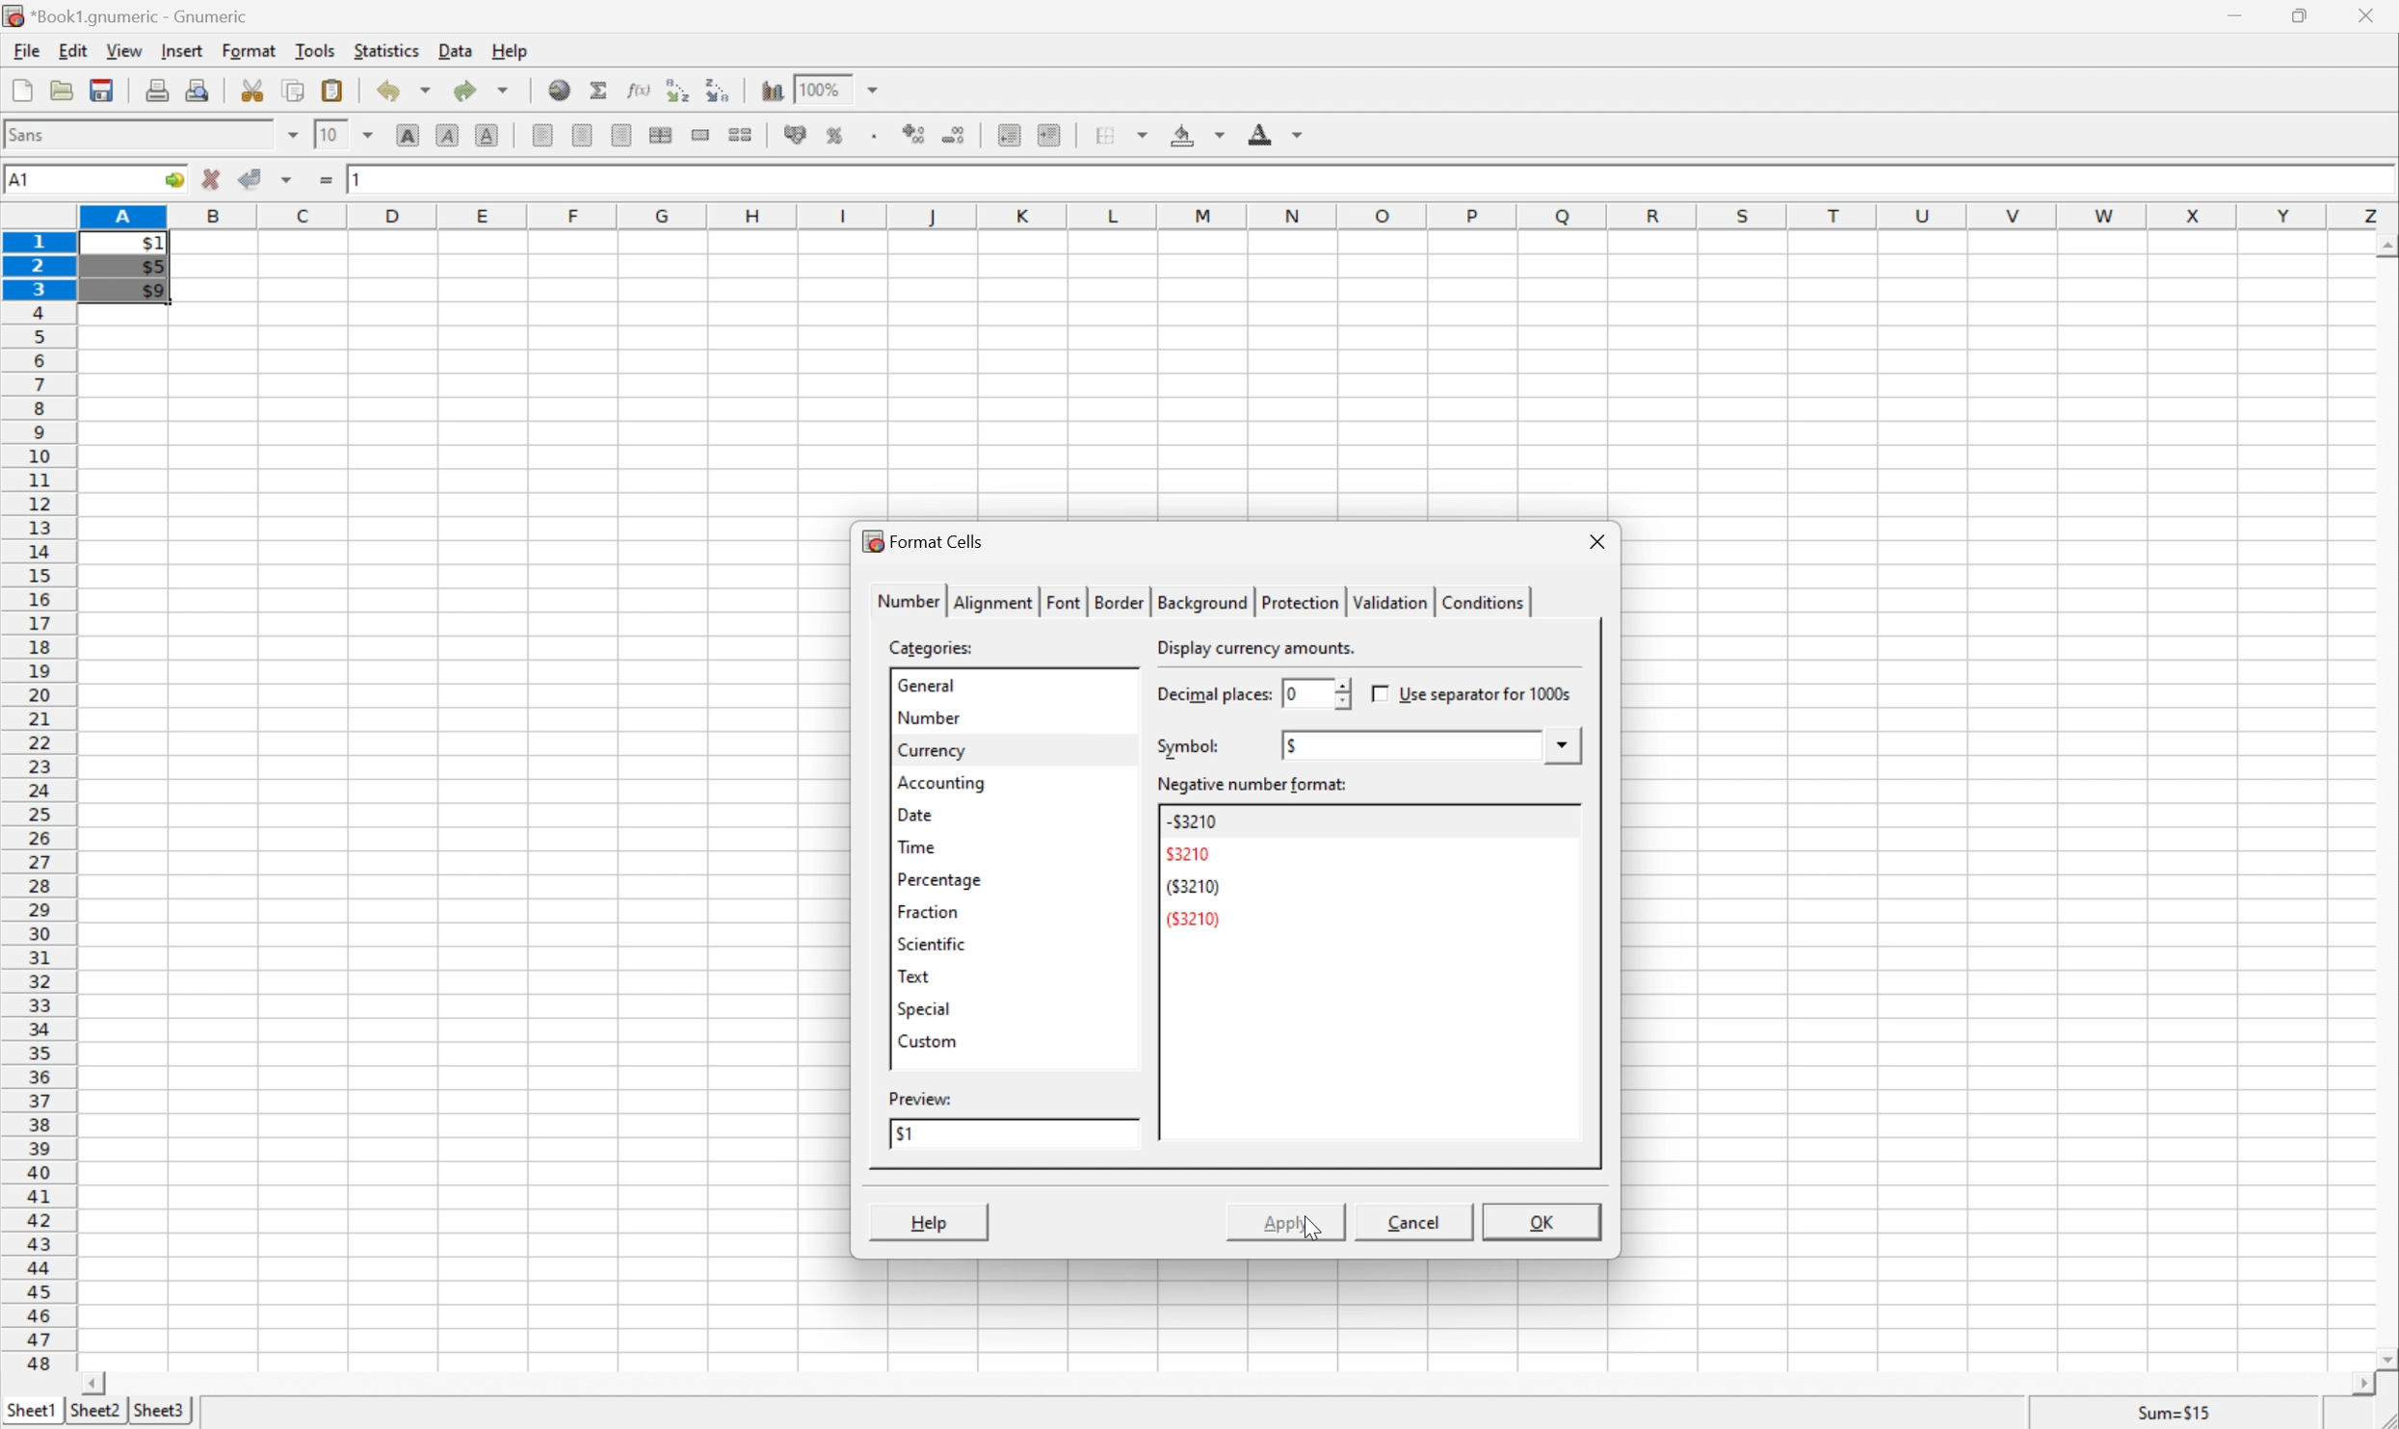 Image resolution: width=2399 pixels, height=1429 pixels. I want to click on drop down, so click(1566, 744).